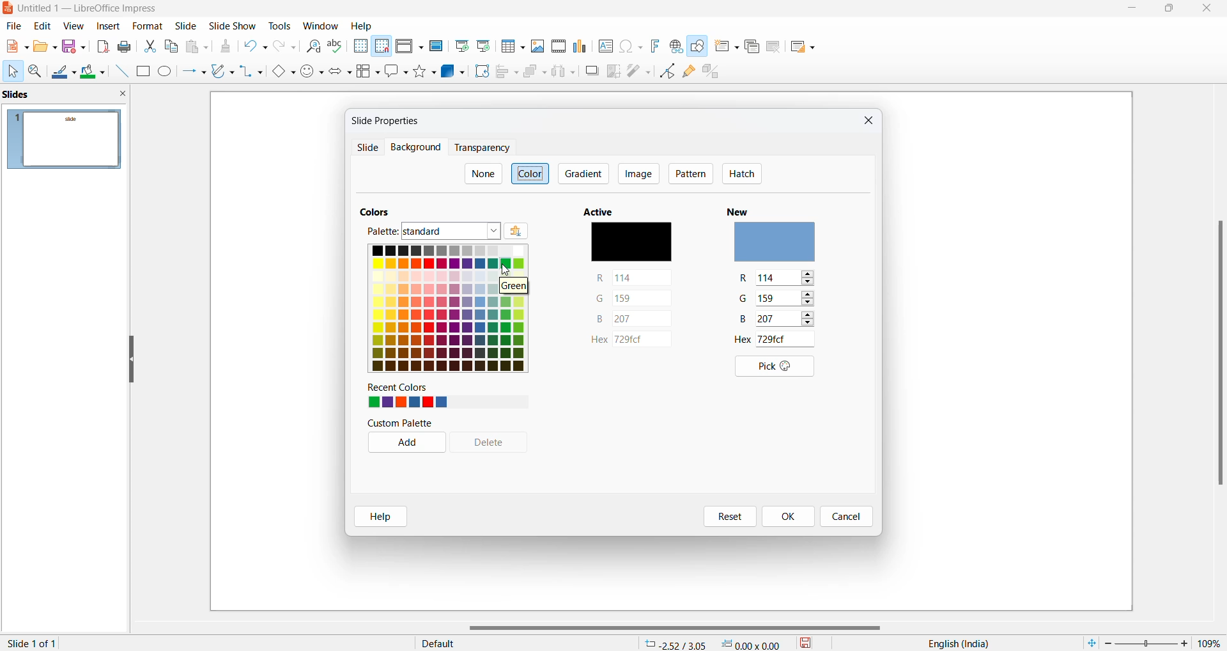 The width and height of the screenshot is (1227, 651). What do you see at coordinates (751, 47) in the screenshot?
I see `duplicate slide` at bounding box center [751, 47].